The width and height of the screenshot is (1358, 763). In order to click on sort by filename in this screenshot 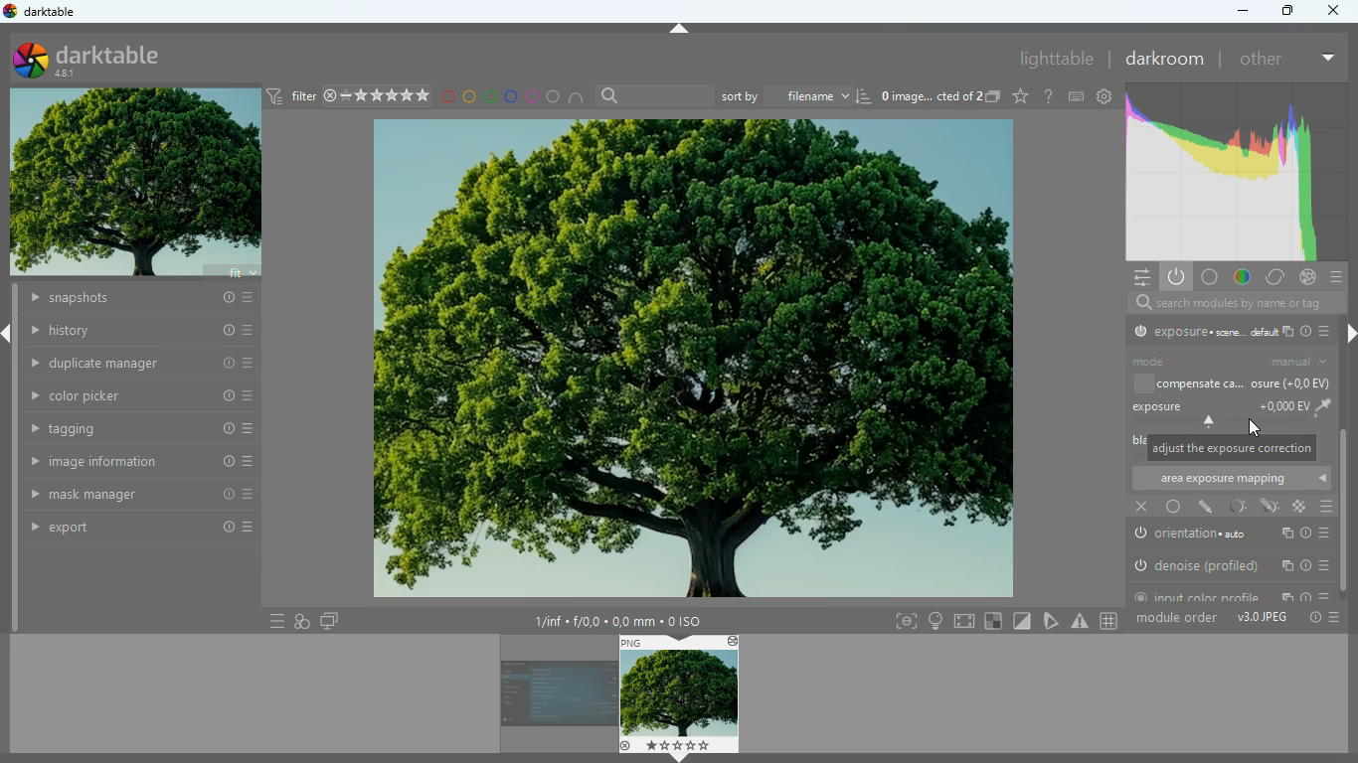, I will do `click(794, 94)`.